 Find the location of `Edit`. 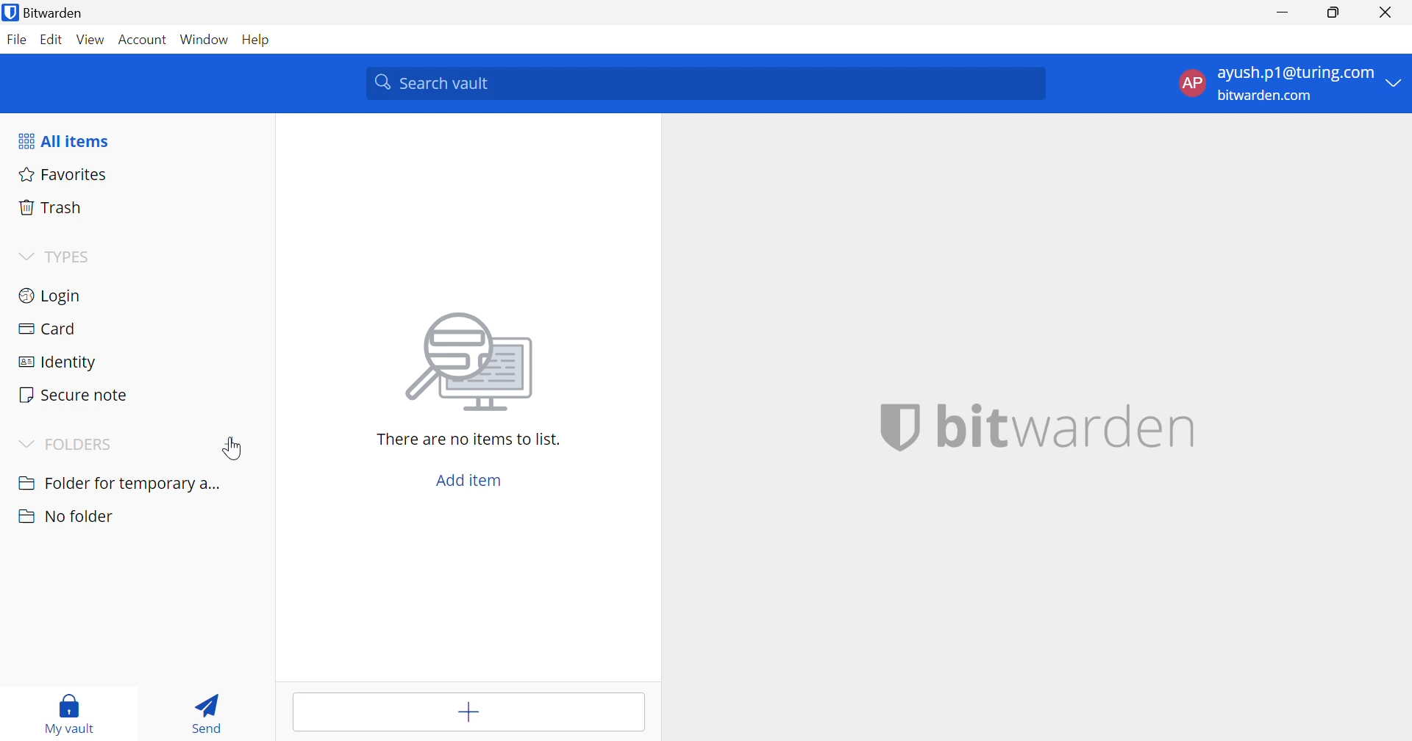

Edit is located at coordinates (54, 40).